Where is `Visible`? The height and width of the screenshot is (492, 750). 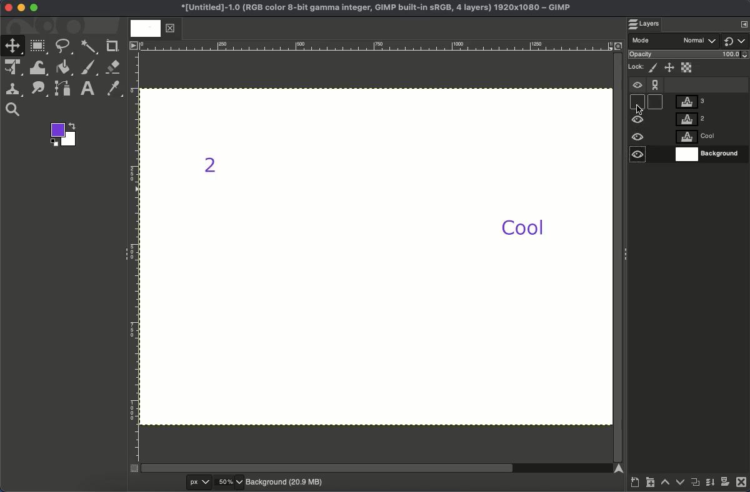 Visible is located at coordinates (636, 87).